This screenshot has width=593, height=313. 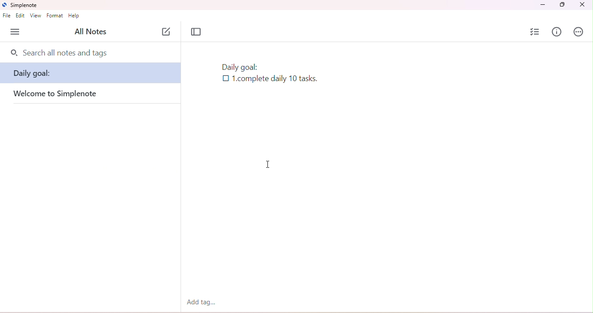 What do you see at coordinates (74, 16) in the screenshot?
I see `help` at bounding box center [74, 16].